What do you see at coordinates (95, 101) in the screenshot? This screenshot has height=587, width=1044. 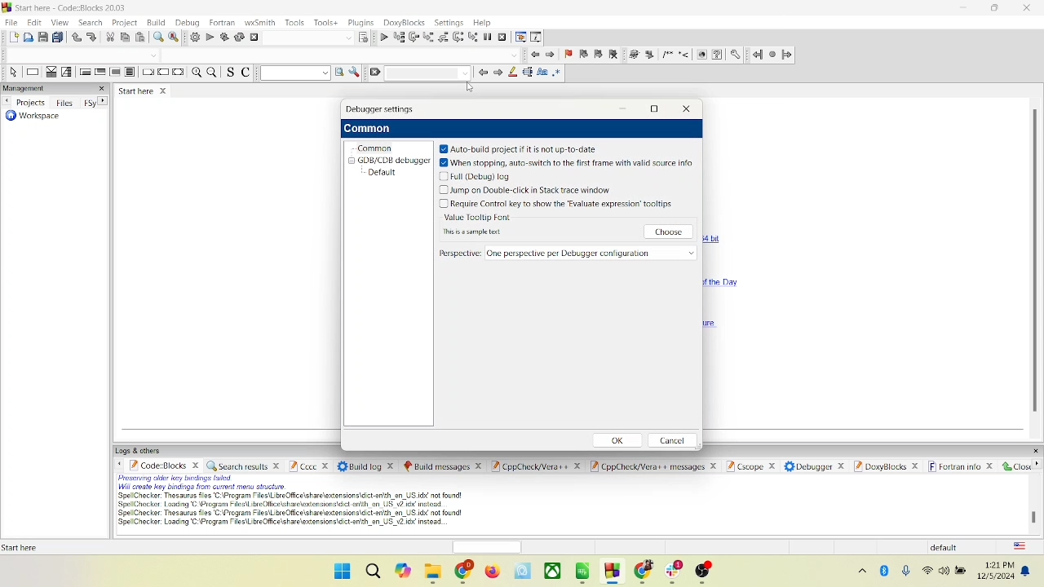 I see `Fsy` at bounding box center [95, 101].